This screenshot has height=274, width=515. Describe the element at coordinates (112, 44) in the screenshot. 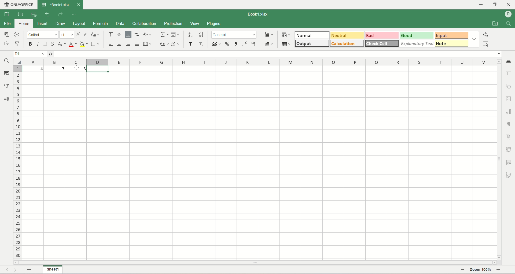

I see `align left` at that location.